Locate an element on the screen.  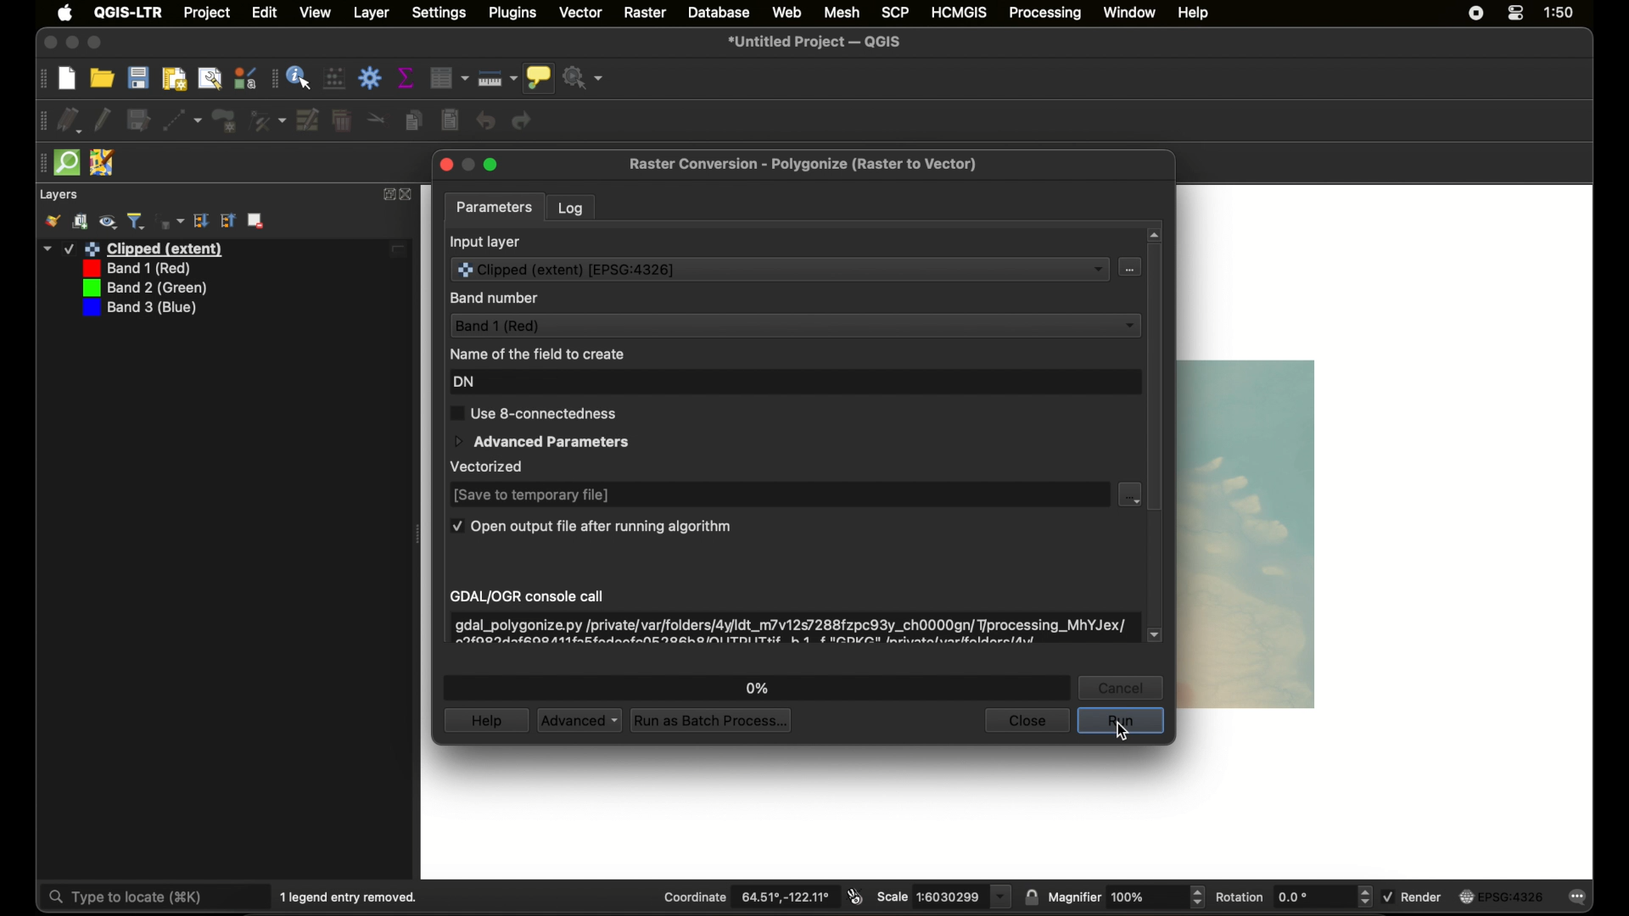
save to temporary file is located at coordinates (531, 495).